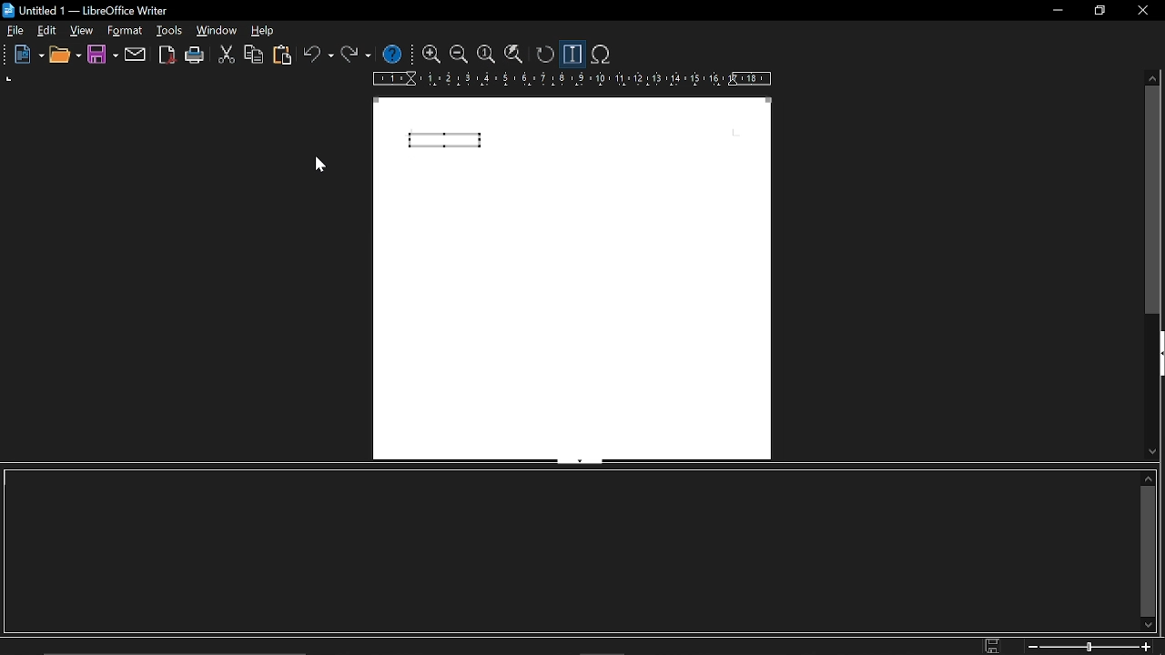  What do you see at coordinates (459, 55) in the screenshot?
I see `zoom out` at bounding box center [459, 55].